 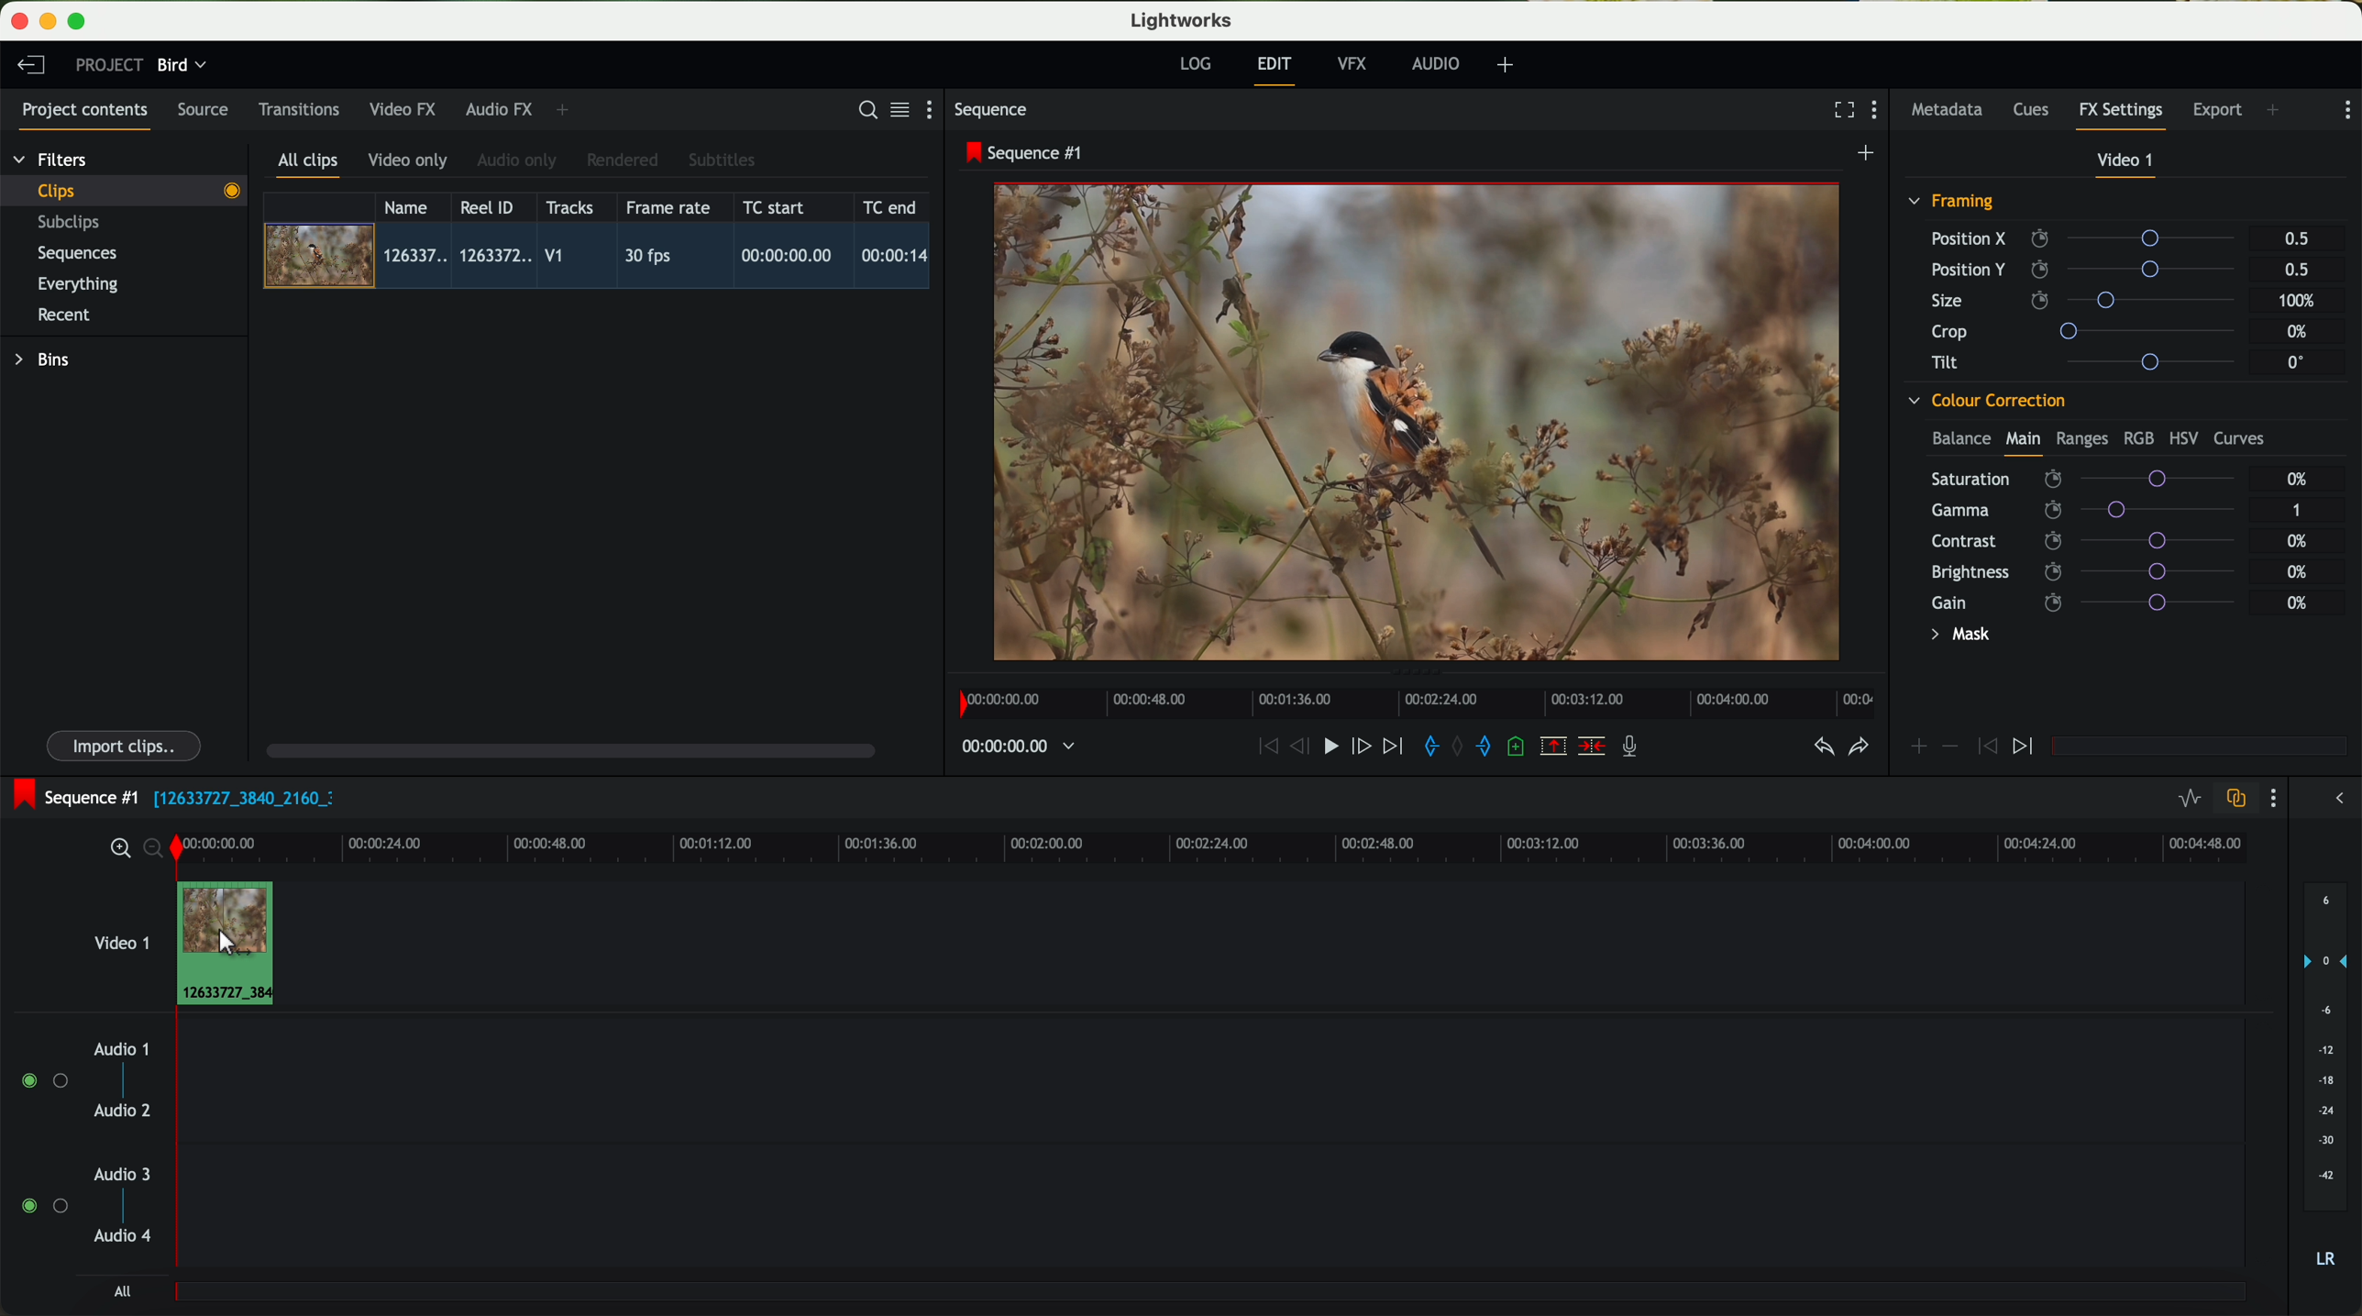 I want to click on nudge one frame foward, so click(x=1363, y=747).